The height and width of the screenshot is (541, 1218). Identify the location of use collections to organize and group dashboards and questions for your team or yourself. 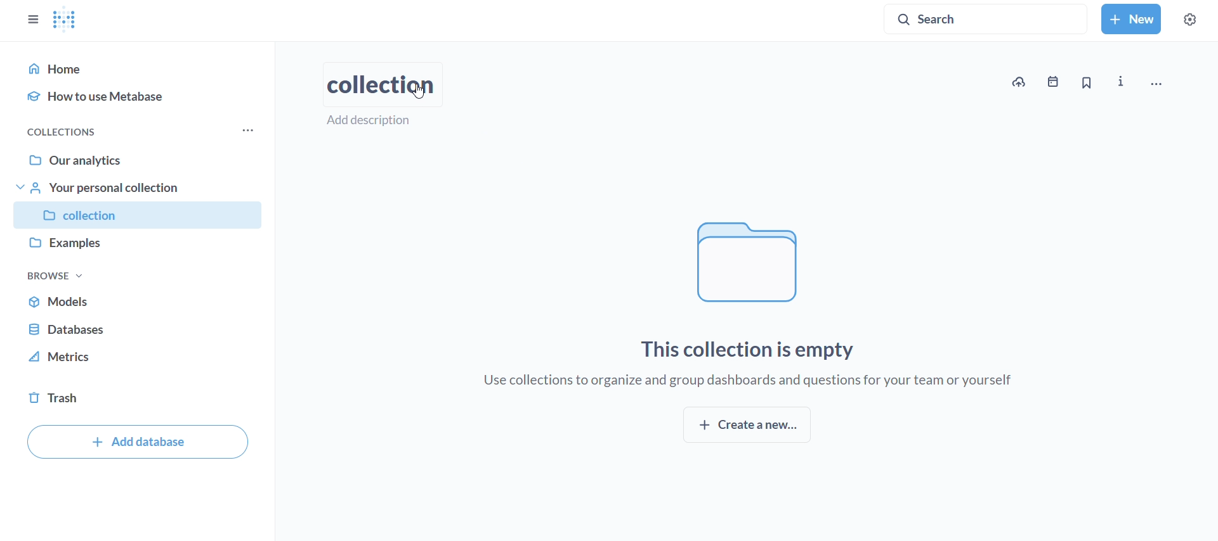
(750, 381).